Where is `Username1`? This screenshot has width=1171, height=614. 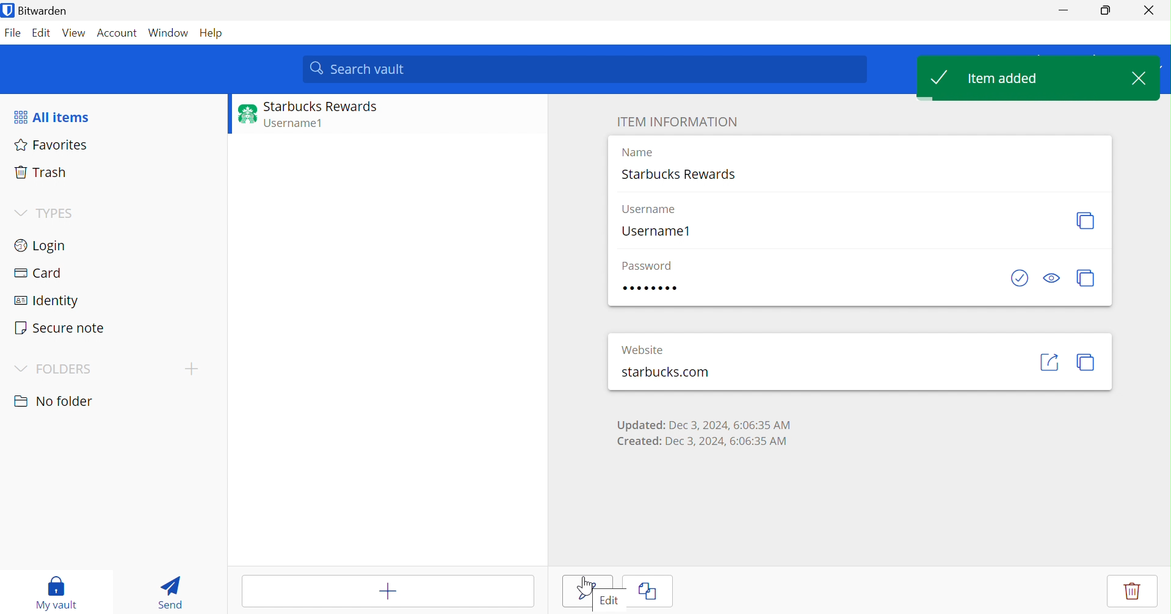 Username1 is located at coordinates (658, 233).